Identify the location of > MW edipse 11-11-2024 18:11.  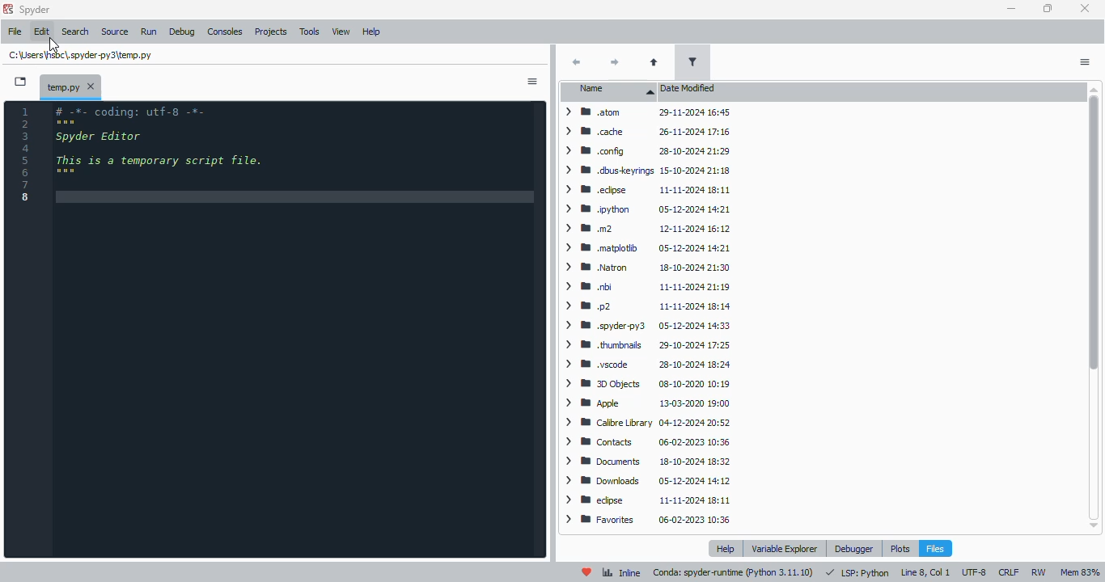
(645, 189).